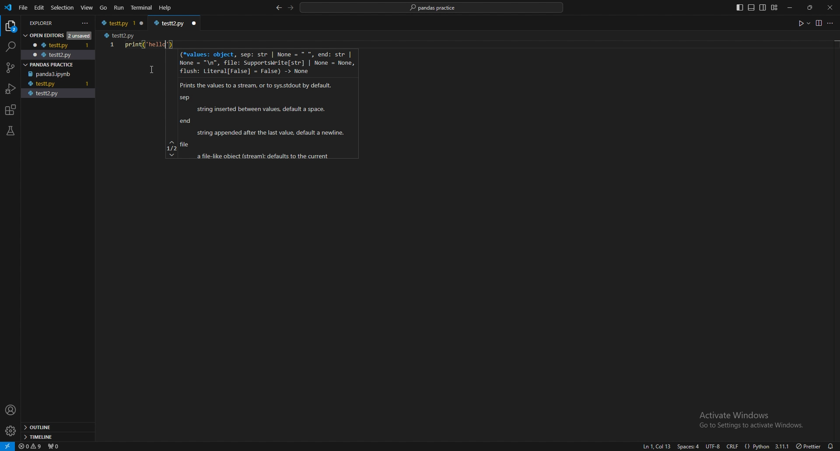 The width and height of the screenshot is (840, 451). I want to click on remote window, so click(7, 446).